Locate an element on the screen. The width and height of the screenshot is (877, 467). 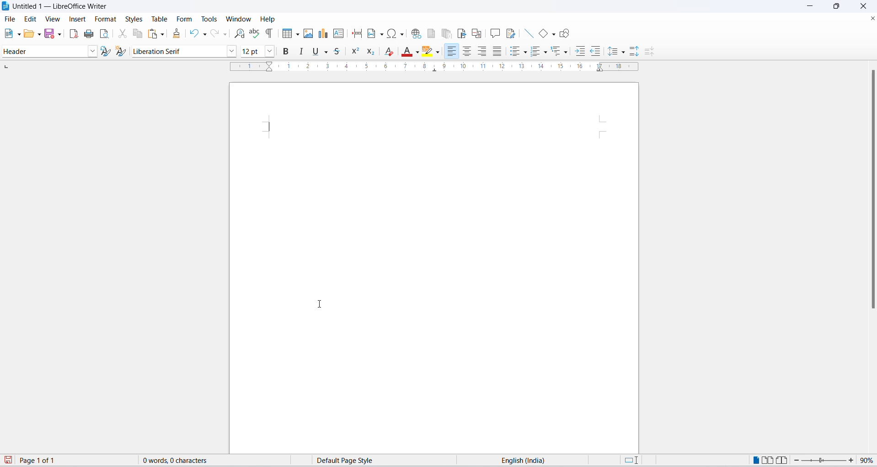
subscript is located at coordinates (374, 53).